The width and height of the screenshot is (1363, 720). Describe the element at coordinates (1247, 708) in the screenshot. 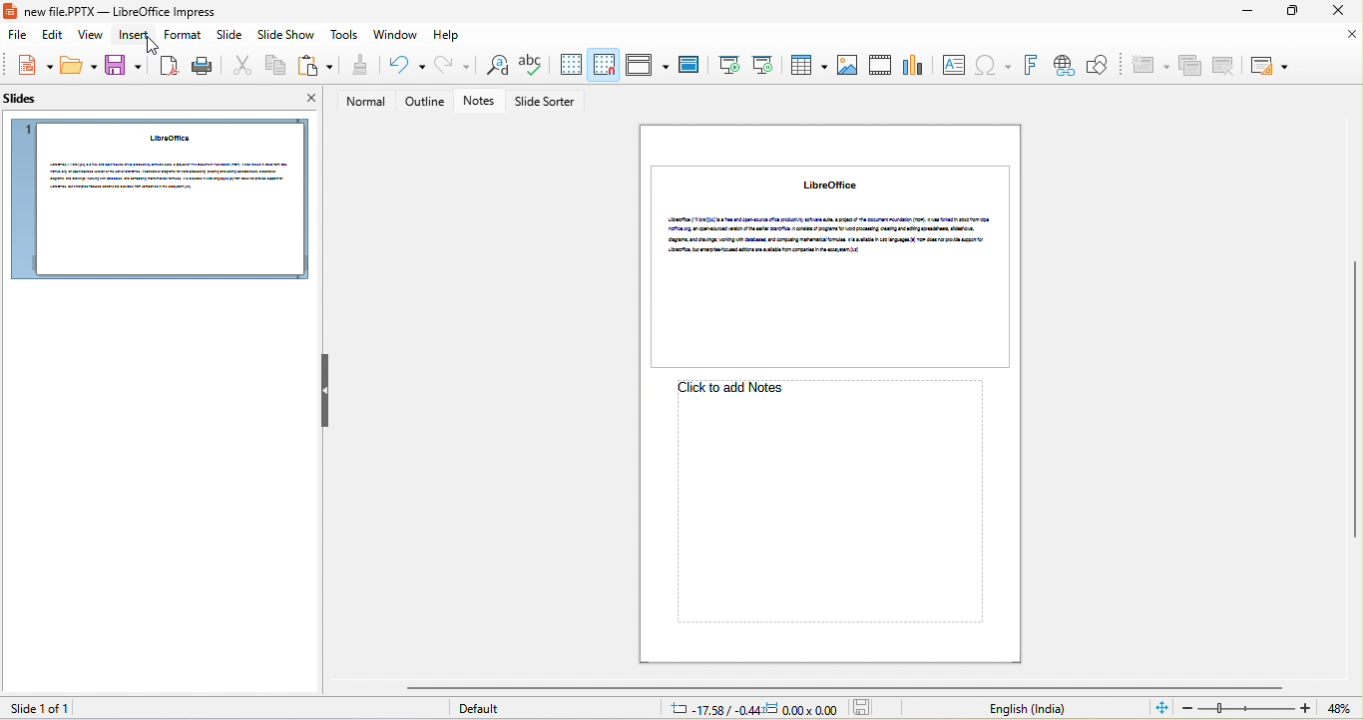

I see `zoom` at that location.